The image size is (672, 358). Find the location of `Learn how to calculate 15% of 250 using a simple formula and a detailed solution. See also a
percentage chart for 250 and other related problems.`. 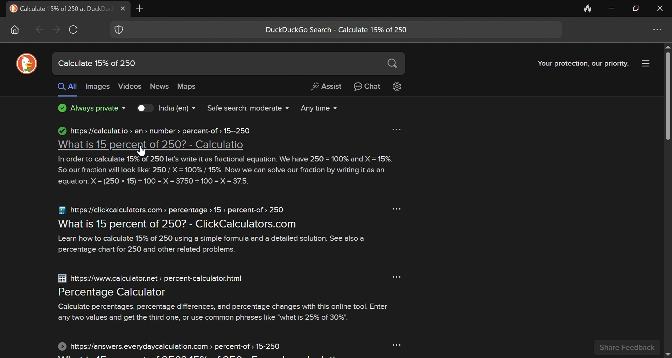

Learn how to calculate 15% of 250 using a simple formula and a detailed solution. See also a
percentage chart for 250 and other related problems. is located at coordinates (215, 244).